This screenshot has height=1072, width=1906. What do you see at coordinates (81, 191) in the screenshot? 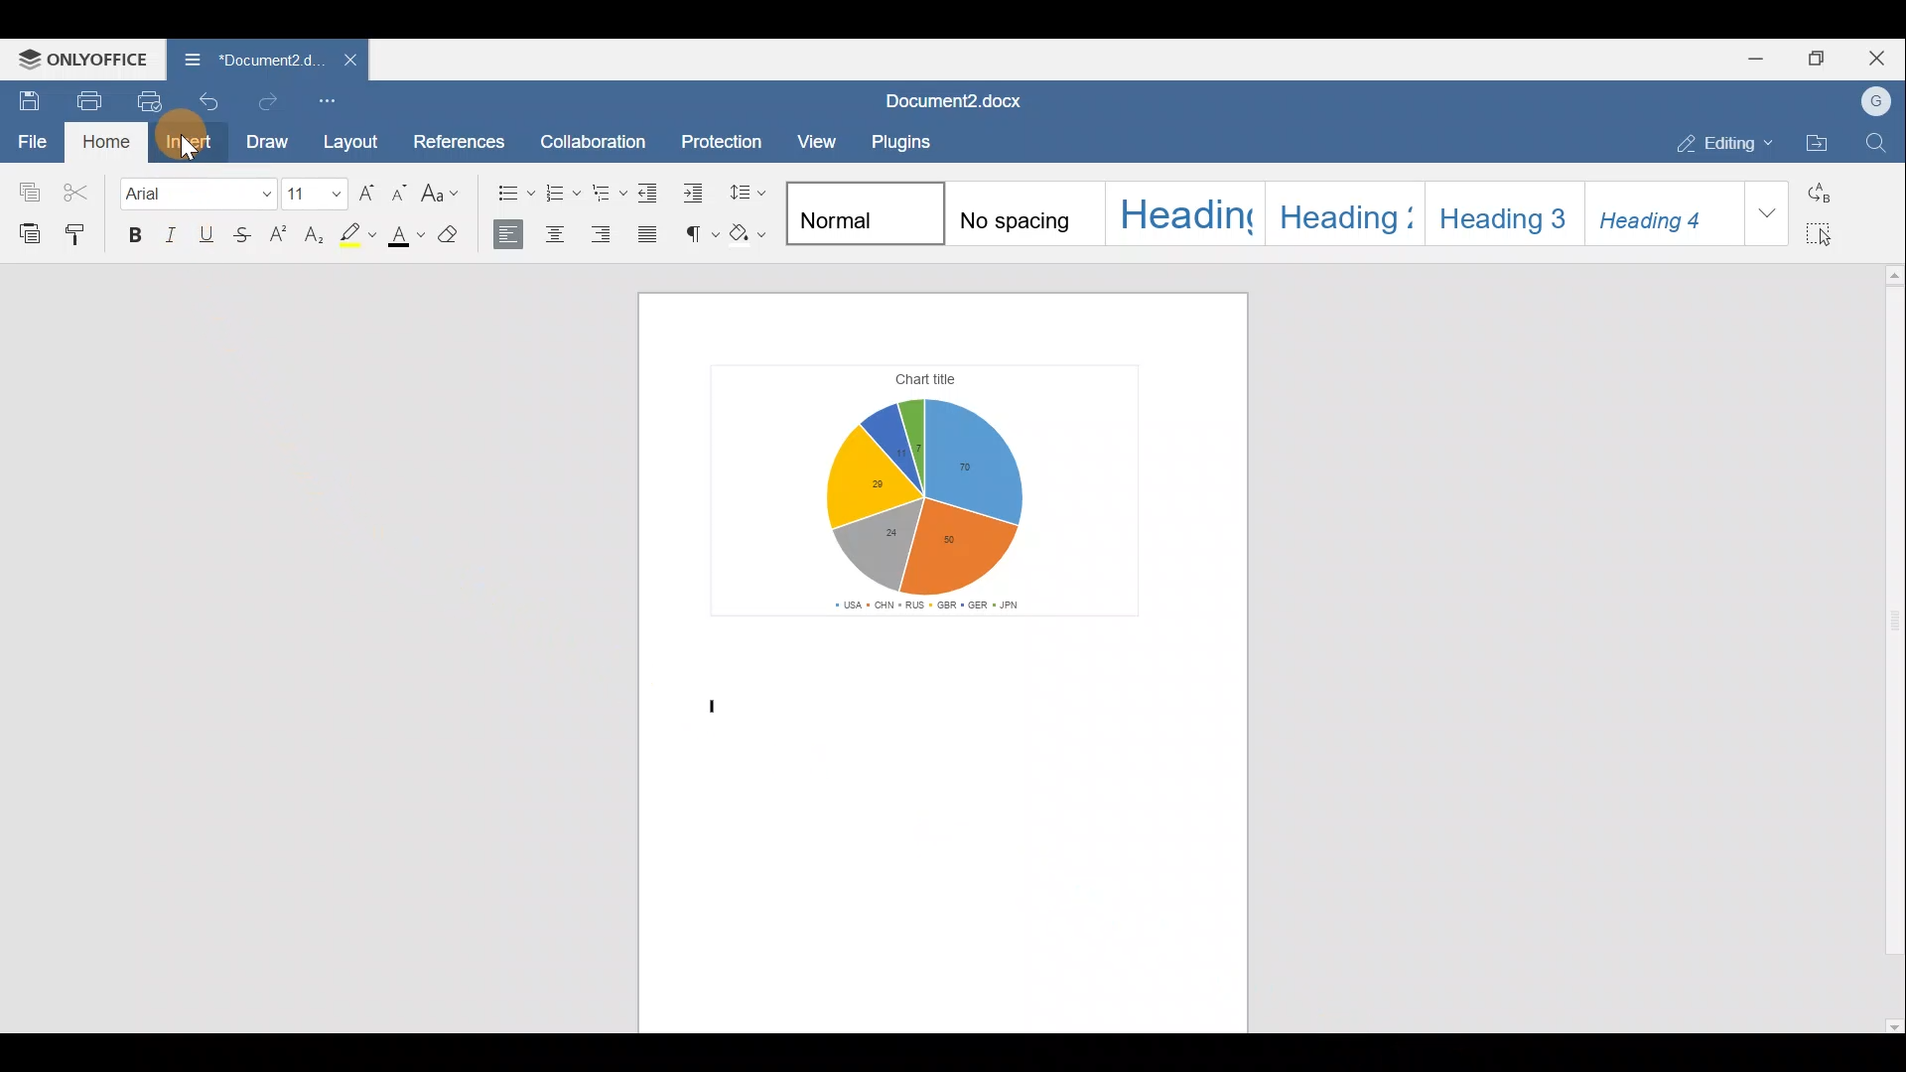
I see `Cut` at bounding box center [81, 191].